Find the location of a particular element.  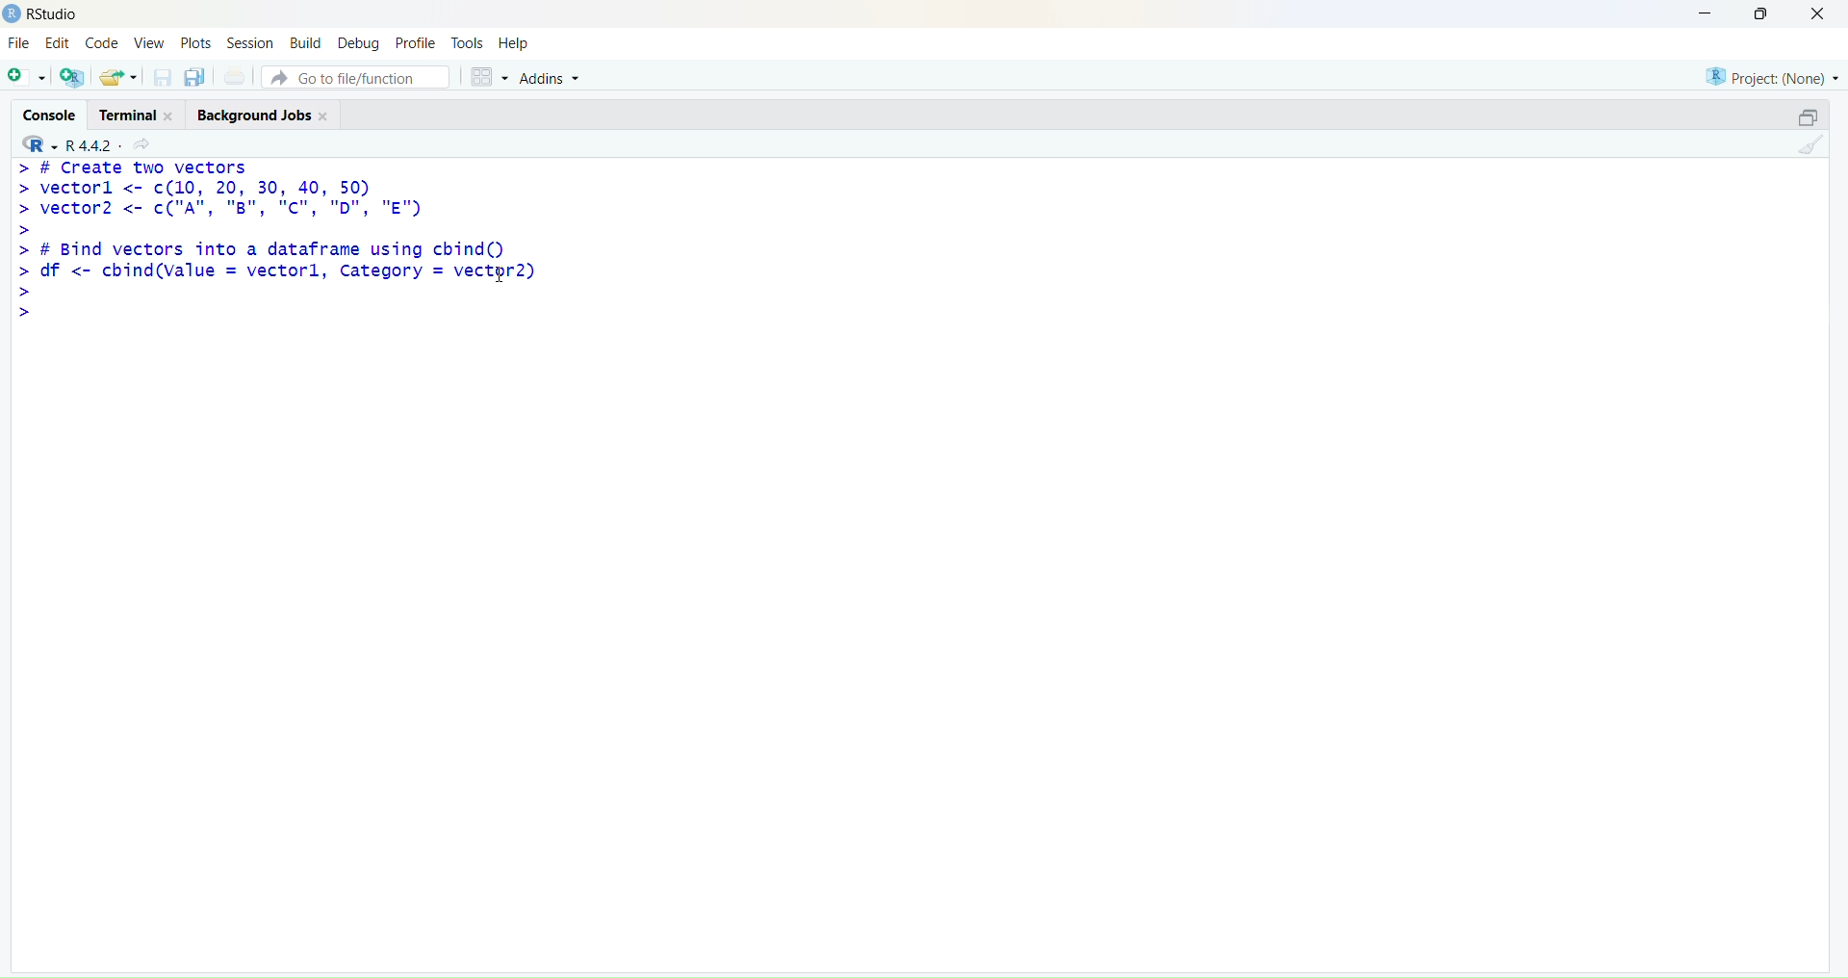

print the current file is located at coordinates (236, 76).